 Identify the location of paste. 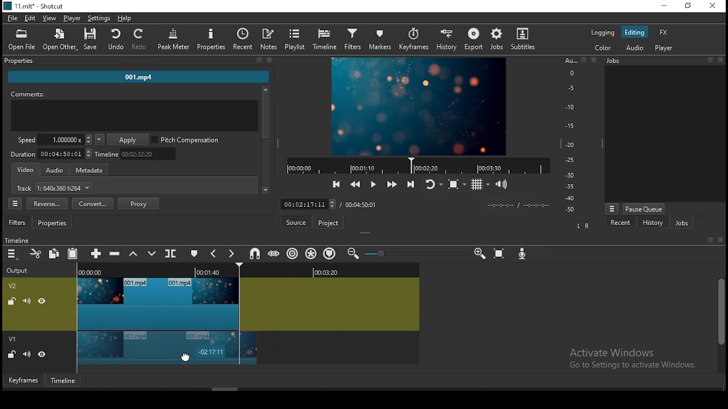
(72, 255).